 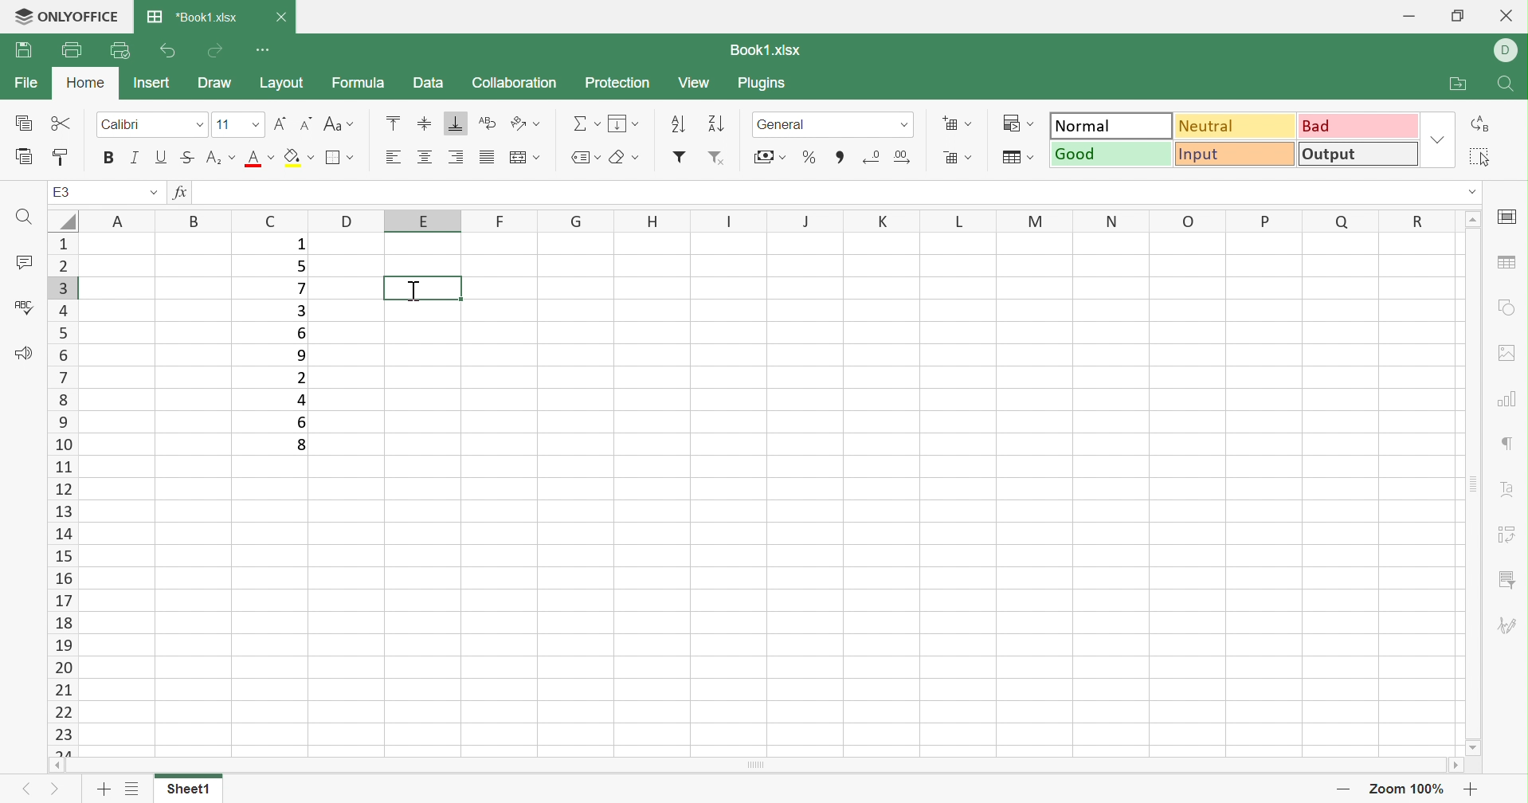 What do you see at coordinates (305, 124) in the screenshot?
I see `Decrement font size` at bounding box center [305, 124].